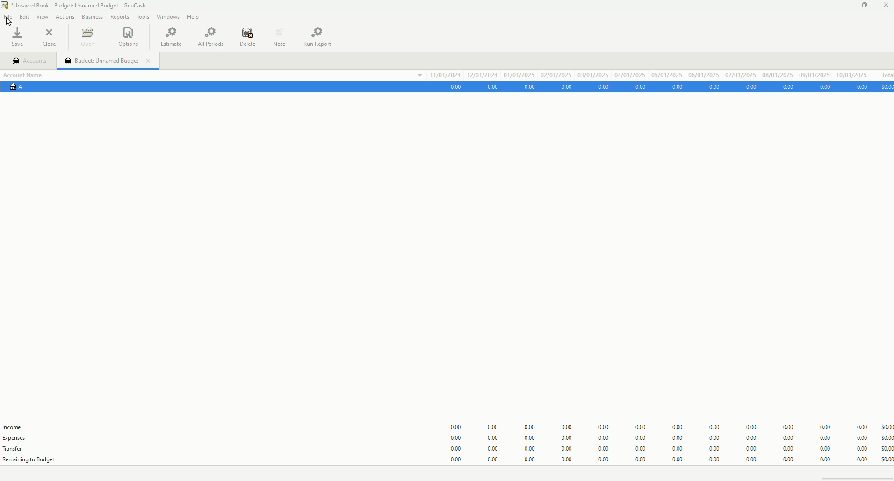 This screenshot has height=481, width=894. What do you see at coordinates (141, 15) in the screenshot?
I see `Tools` at bounding box center [141, 15].